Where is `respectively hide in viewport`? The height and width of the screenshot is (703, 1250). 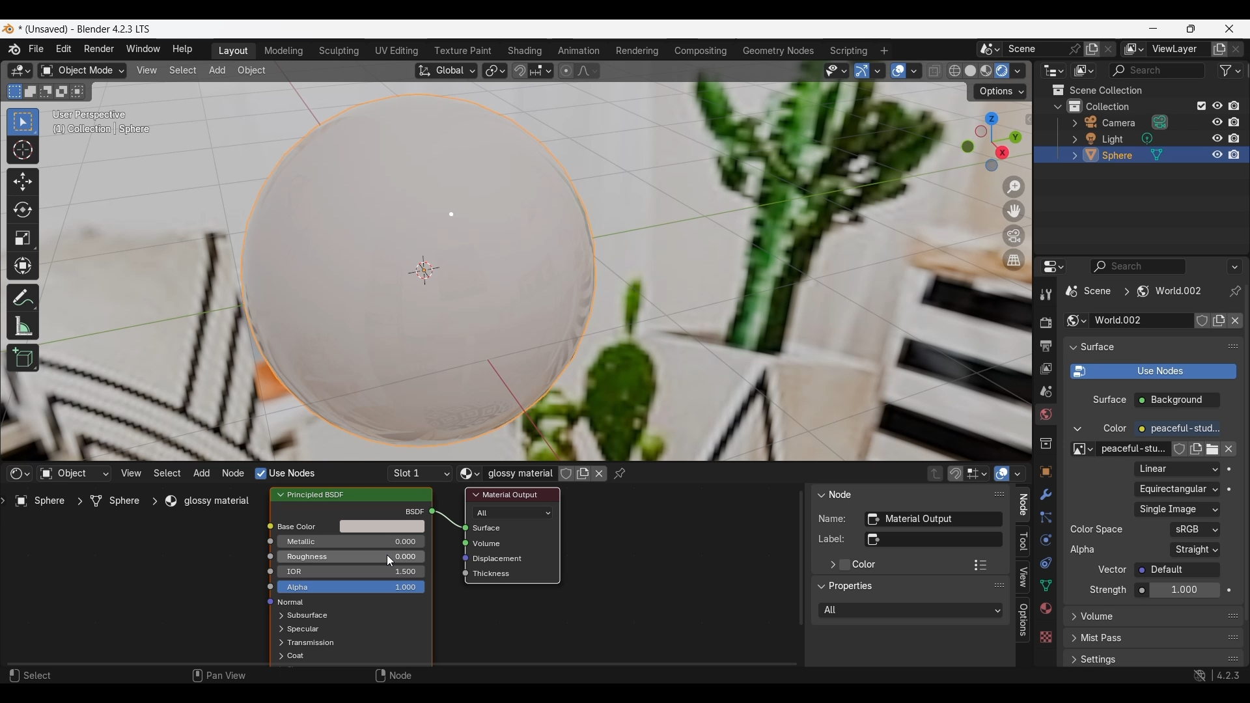
respectively hide in viewport is located at coordinates (1216, 121).